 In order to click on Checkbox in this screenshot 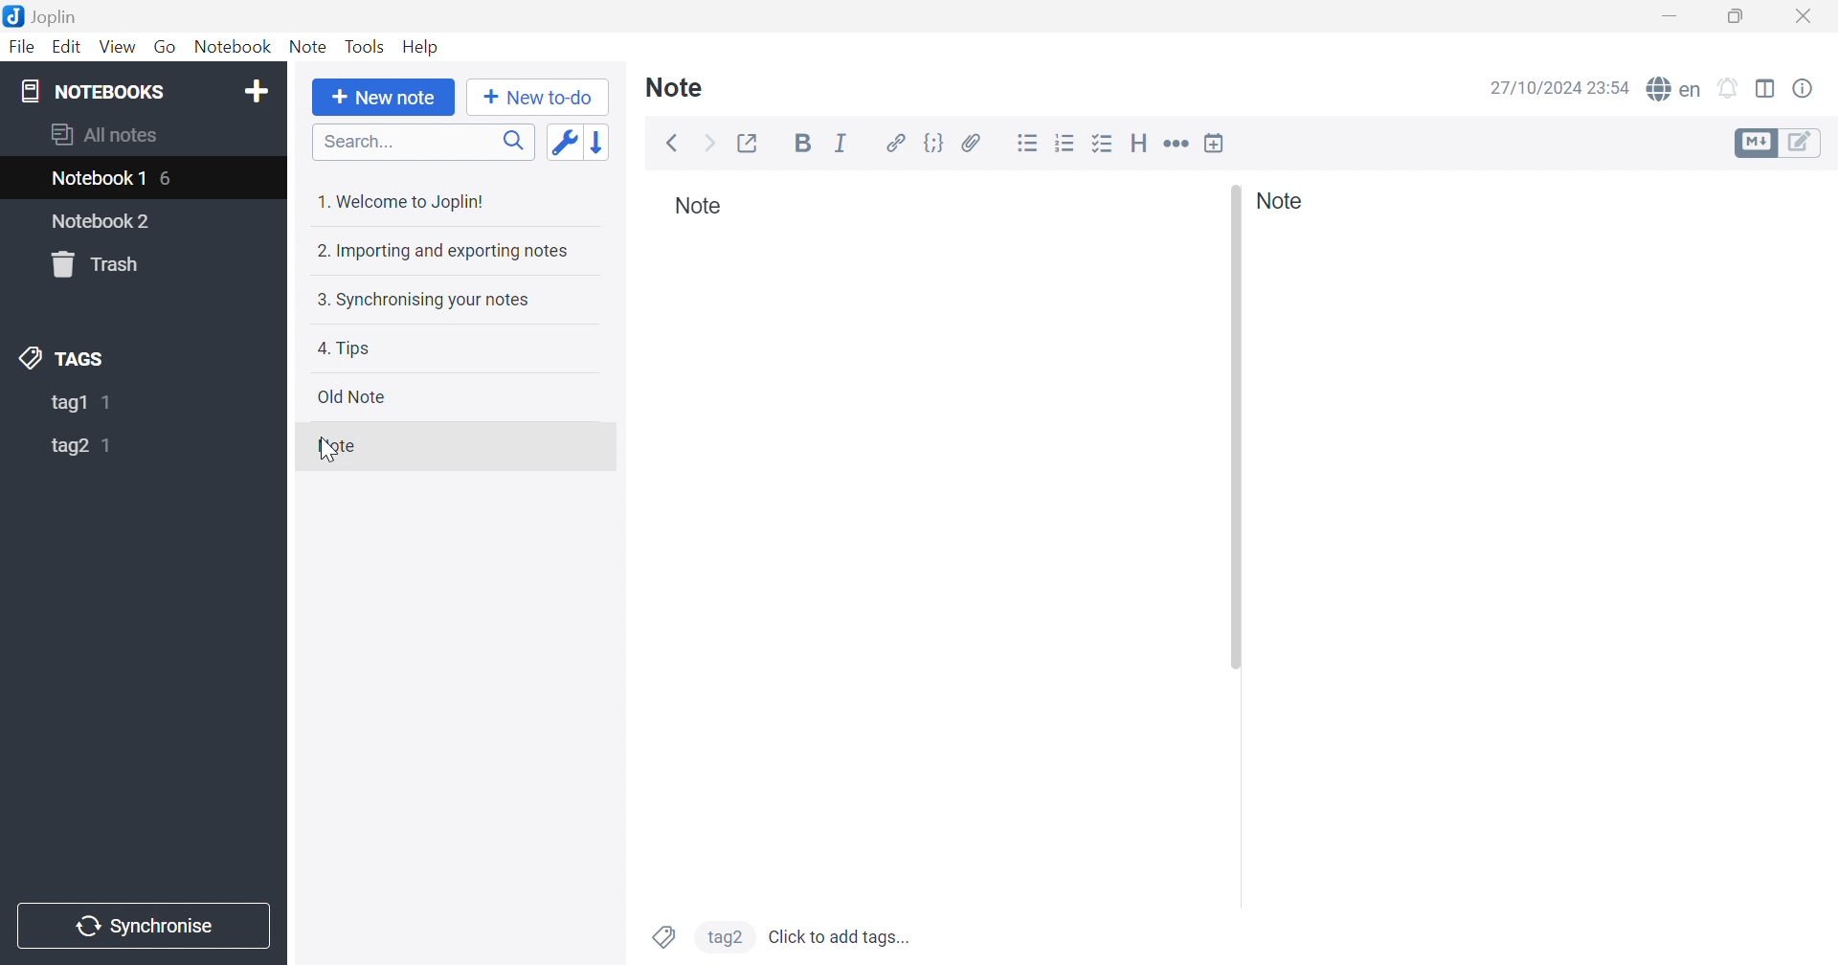, I will do `click(1105, 143)`.